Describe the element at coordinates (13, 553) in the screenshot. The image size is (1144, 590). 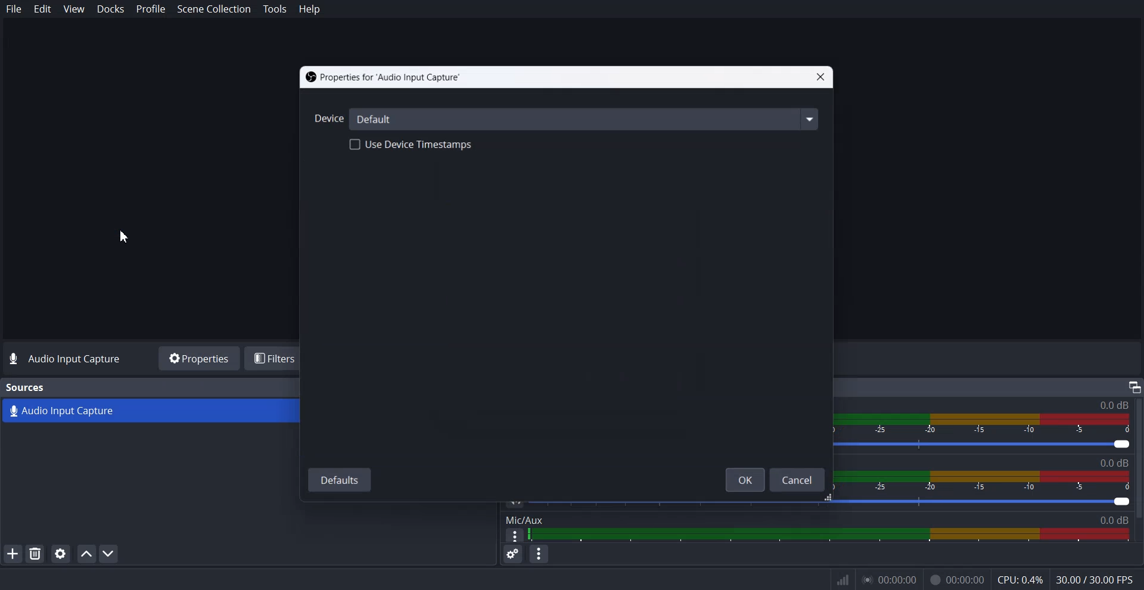
I see `Add Source` at that location.